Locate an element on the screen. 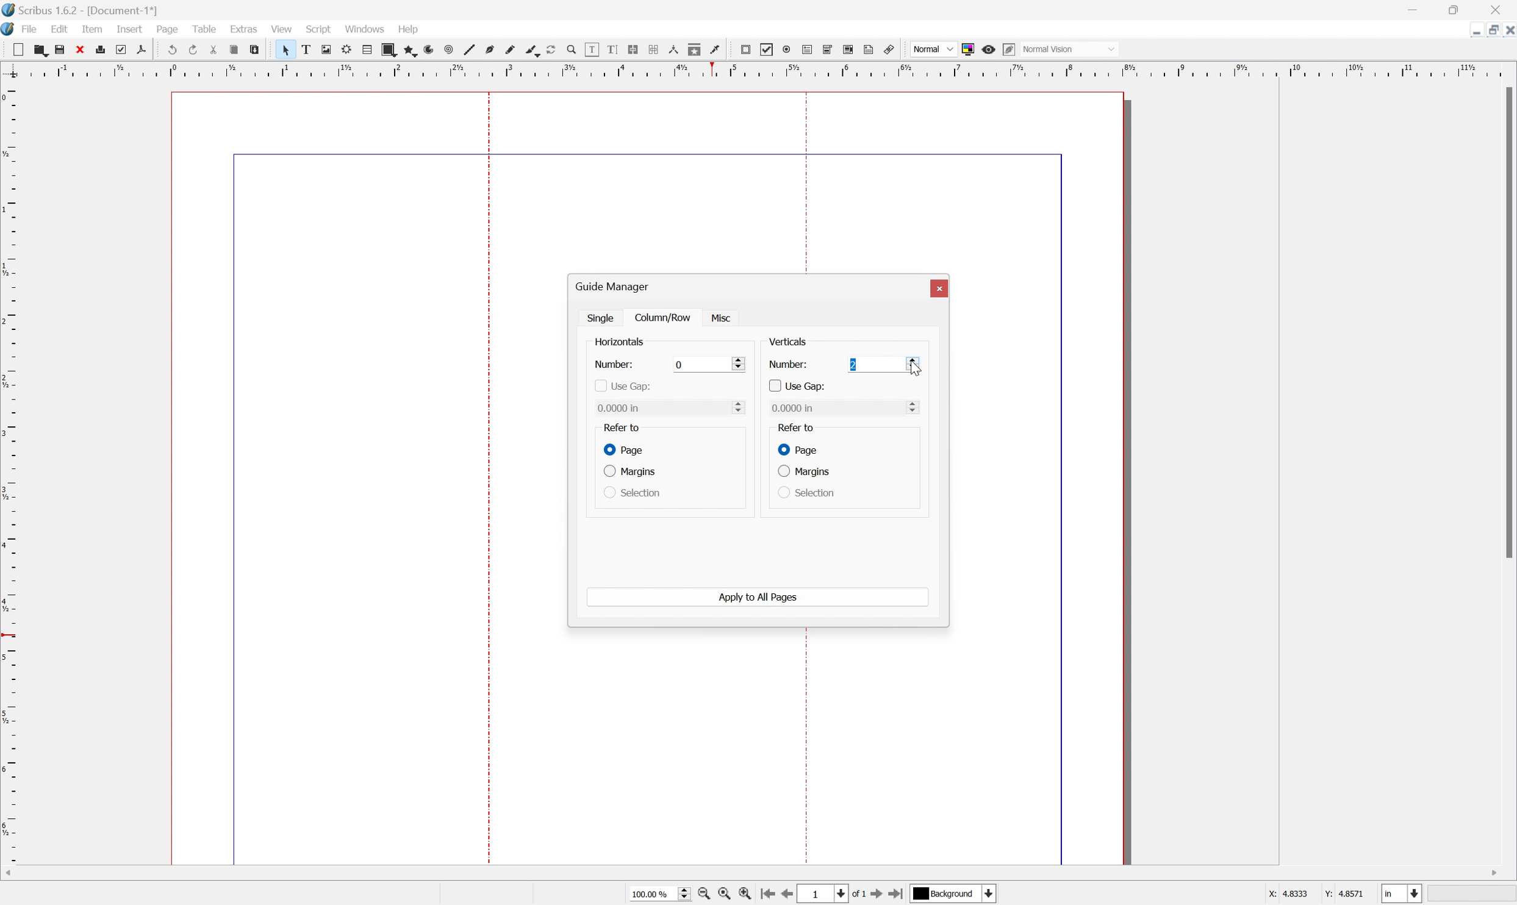 This screenshot has width=1517, height=905.  is located at coordinates (809, 49).